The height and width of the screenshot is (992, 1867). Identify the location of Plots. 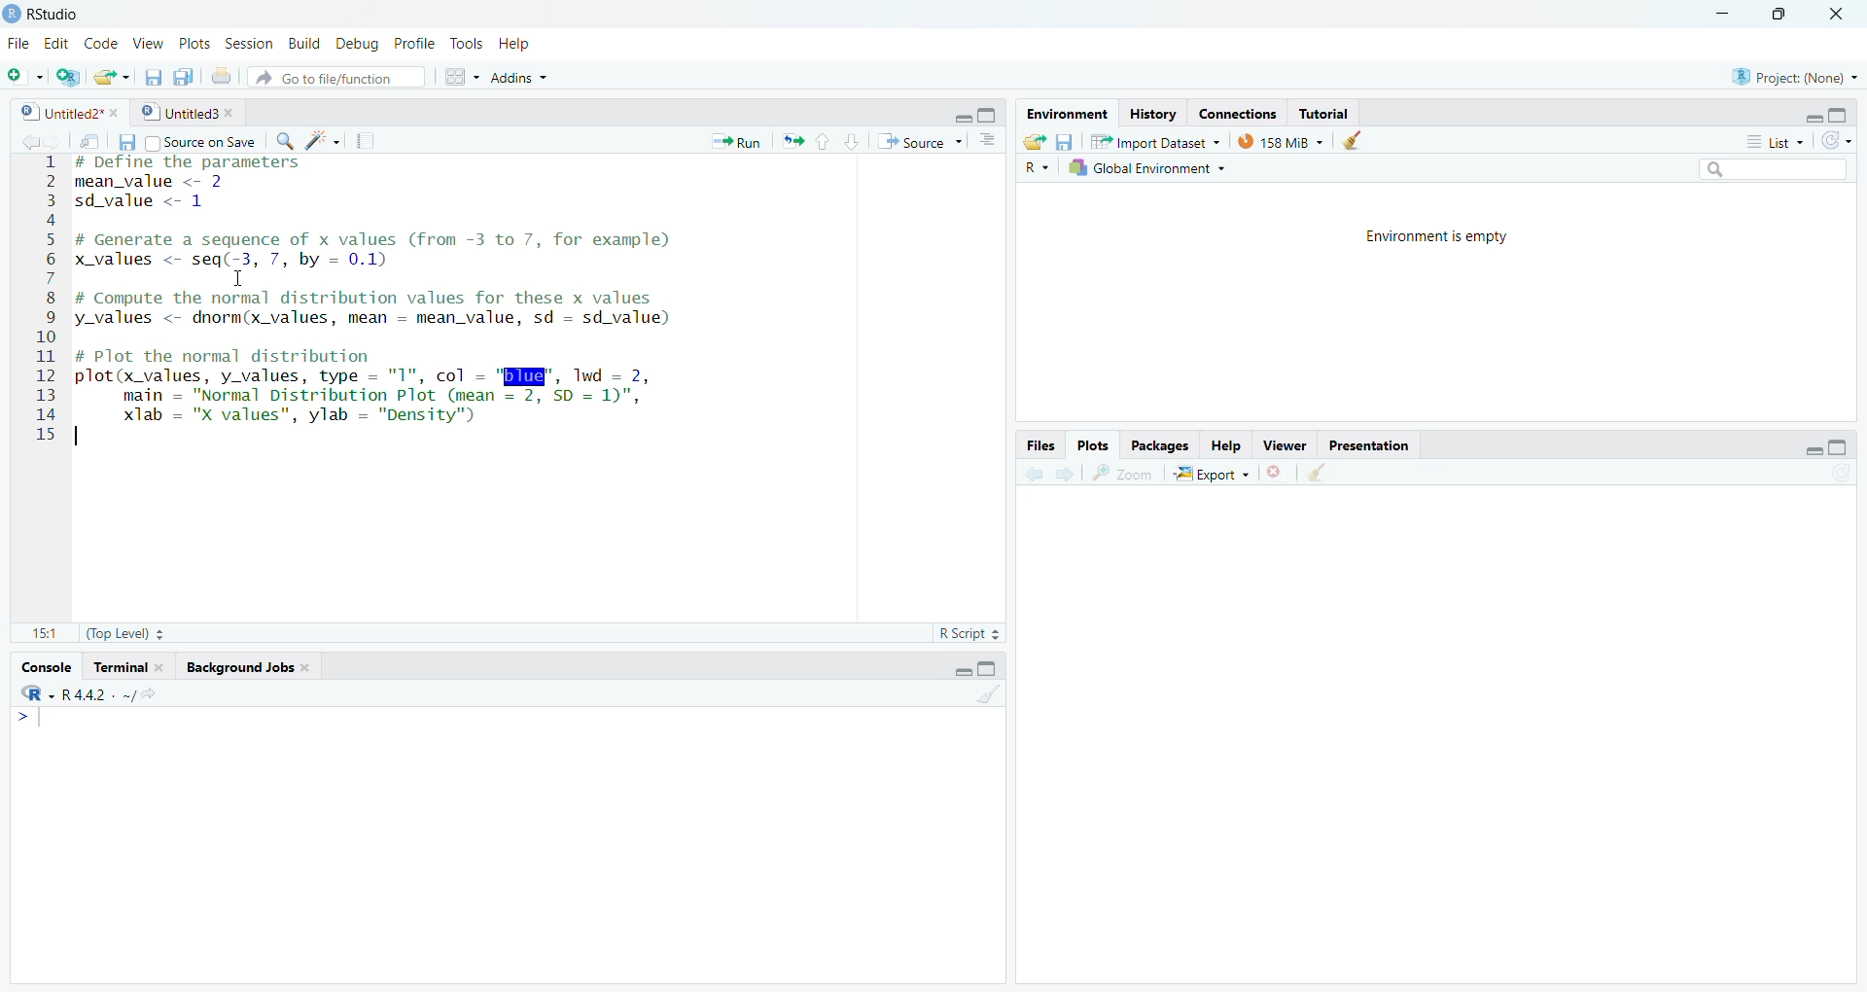
(1096, 444).